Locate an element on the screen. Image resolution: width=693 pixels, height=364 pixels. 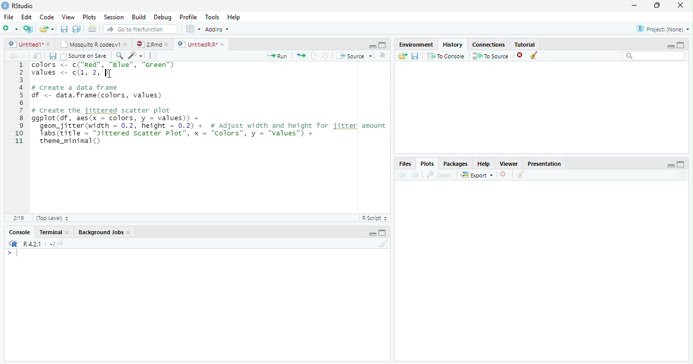
Code tools is located at coordinates (136, 56).